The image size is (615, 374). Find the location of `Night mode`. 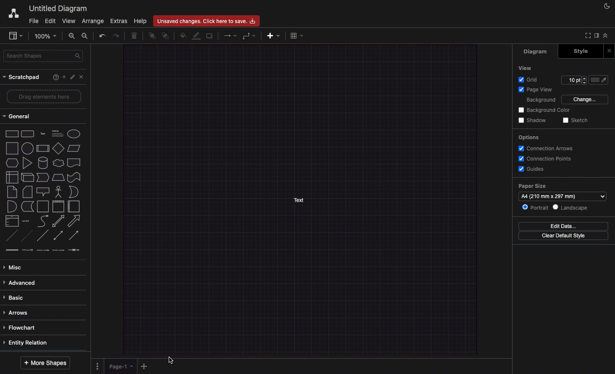

Night mode is located at coordinates (605, 6).